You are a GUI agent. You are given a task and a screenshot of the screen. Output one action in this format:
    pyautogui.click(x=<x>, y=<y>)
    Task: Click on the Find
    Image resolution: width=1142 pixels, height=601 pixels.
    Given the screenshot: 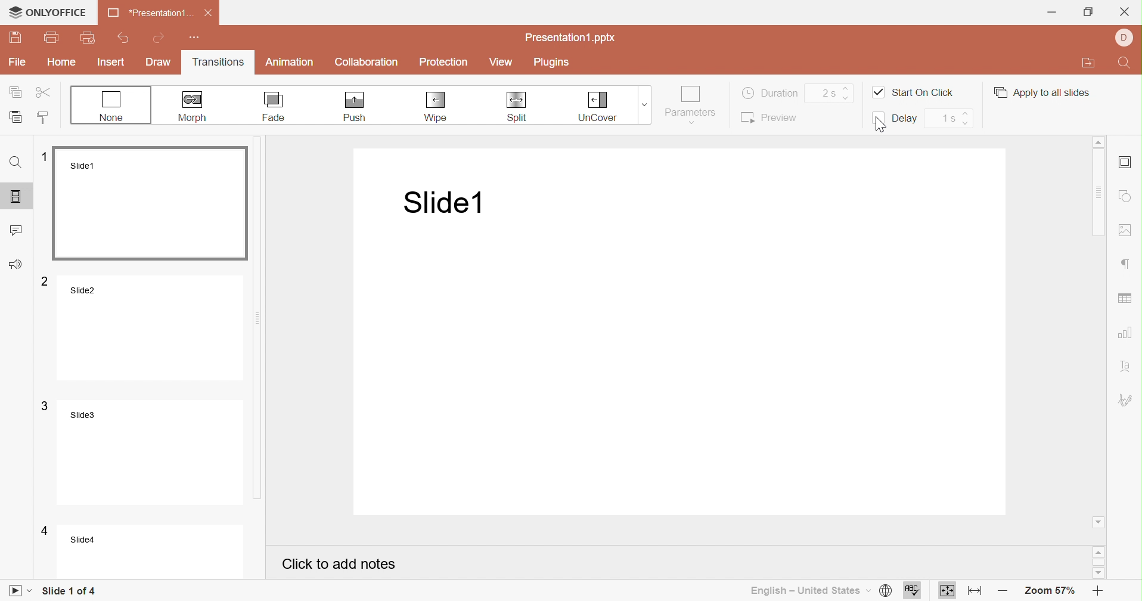 What is the action you would take?
    pyautogui.click(x=17, y=166)
    